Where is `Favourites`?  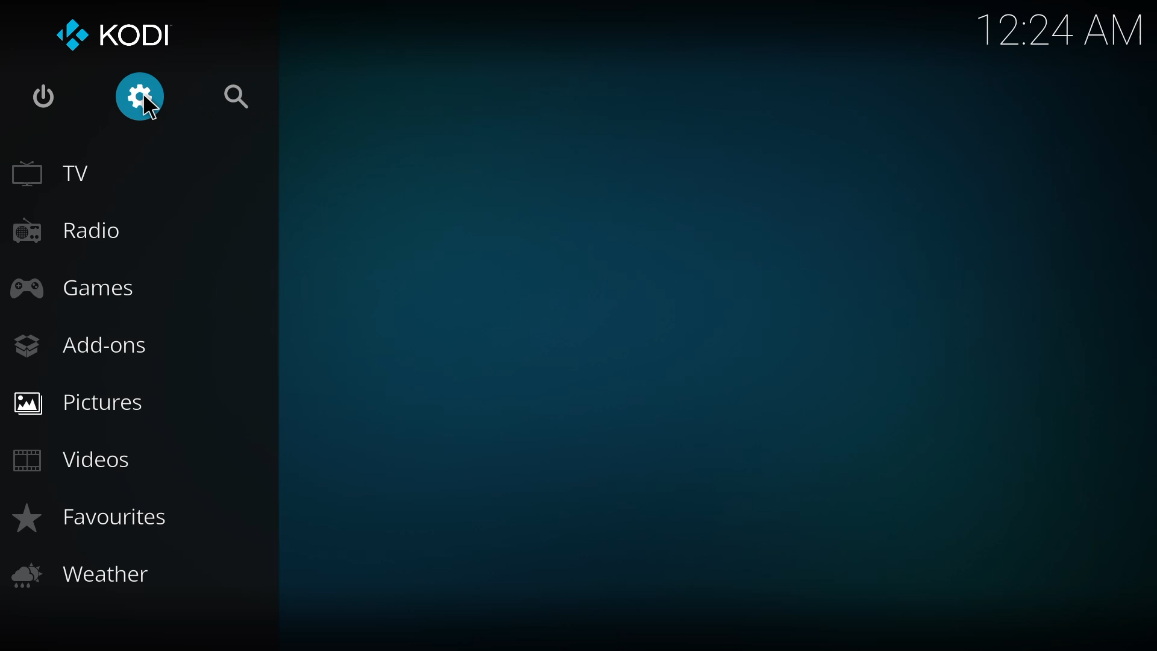
Favourites is located at coordinates (88, 518).